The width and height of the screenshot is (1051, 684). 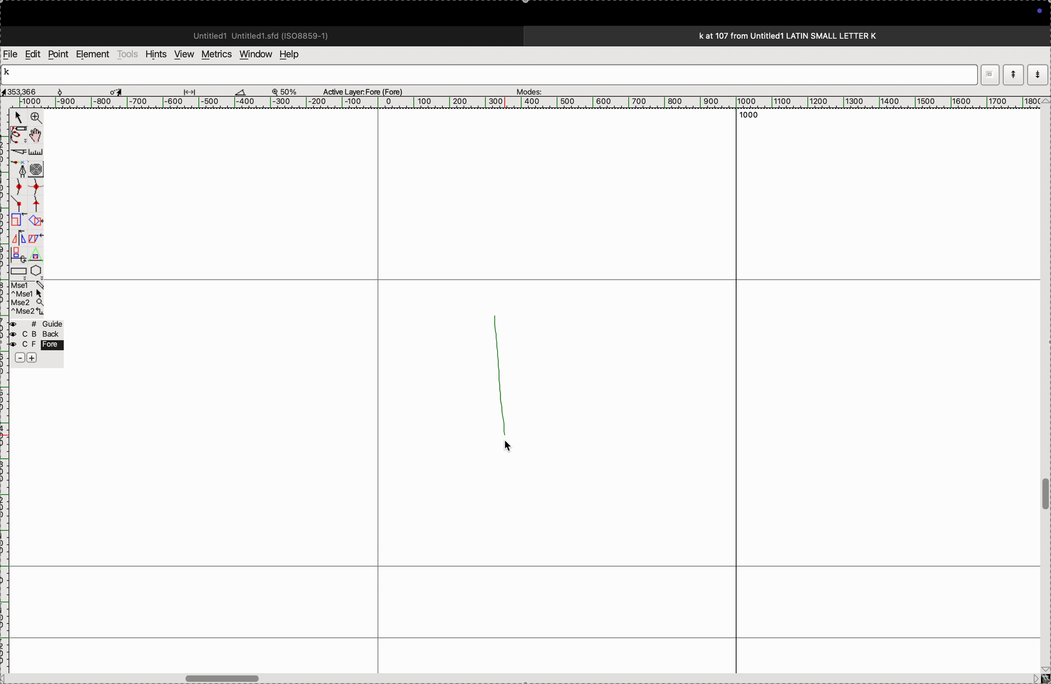 What do you see at coordinates (128, 54) in the screenshot?
I see `tools` at bounding box center [128, 54].